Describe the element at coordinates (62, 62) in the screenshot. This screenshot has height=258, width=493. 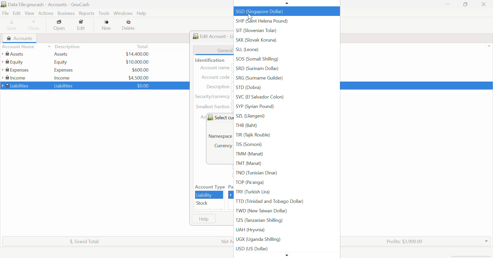
I see `Equity` at that location.